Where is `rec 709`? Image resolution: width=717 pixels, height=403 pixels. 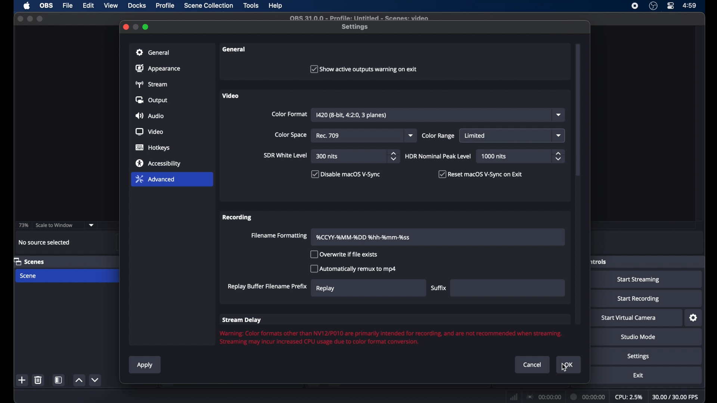 rec 709 is located at coordinates (329, 136).